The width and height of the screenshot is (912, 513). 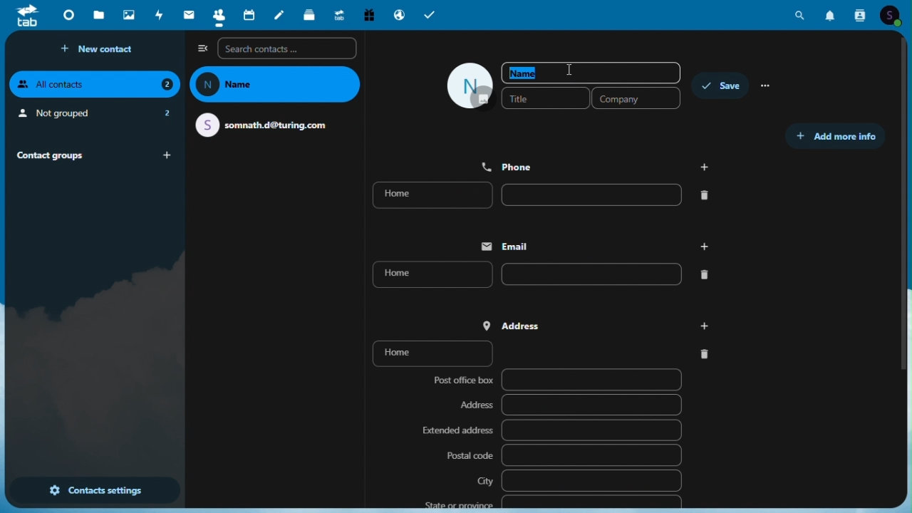 What do you see at coordinates (862, 16) in the screenshot?
I see `Contacts` at bounding box center [862, 16].